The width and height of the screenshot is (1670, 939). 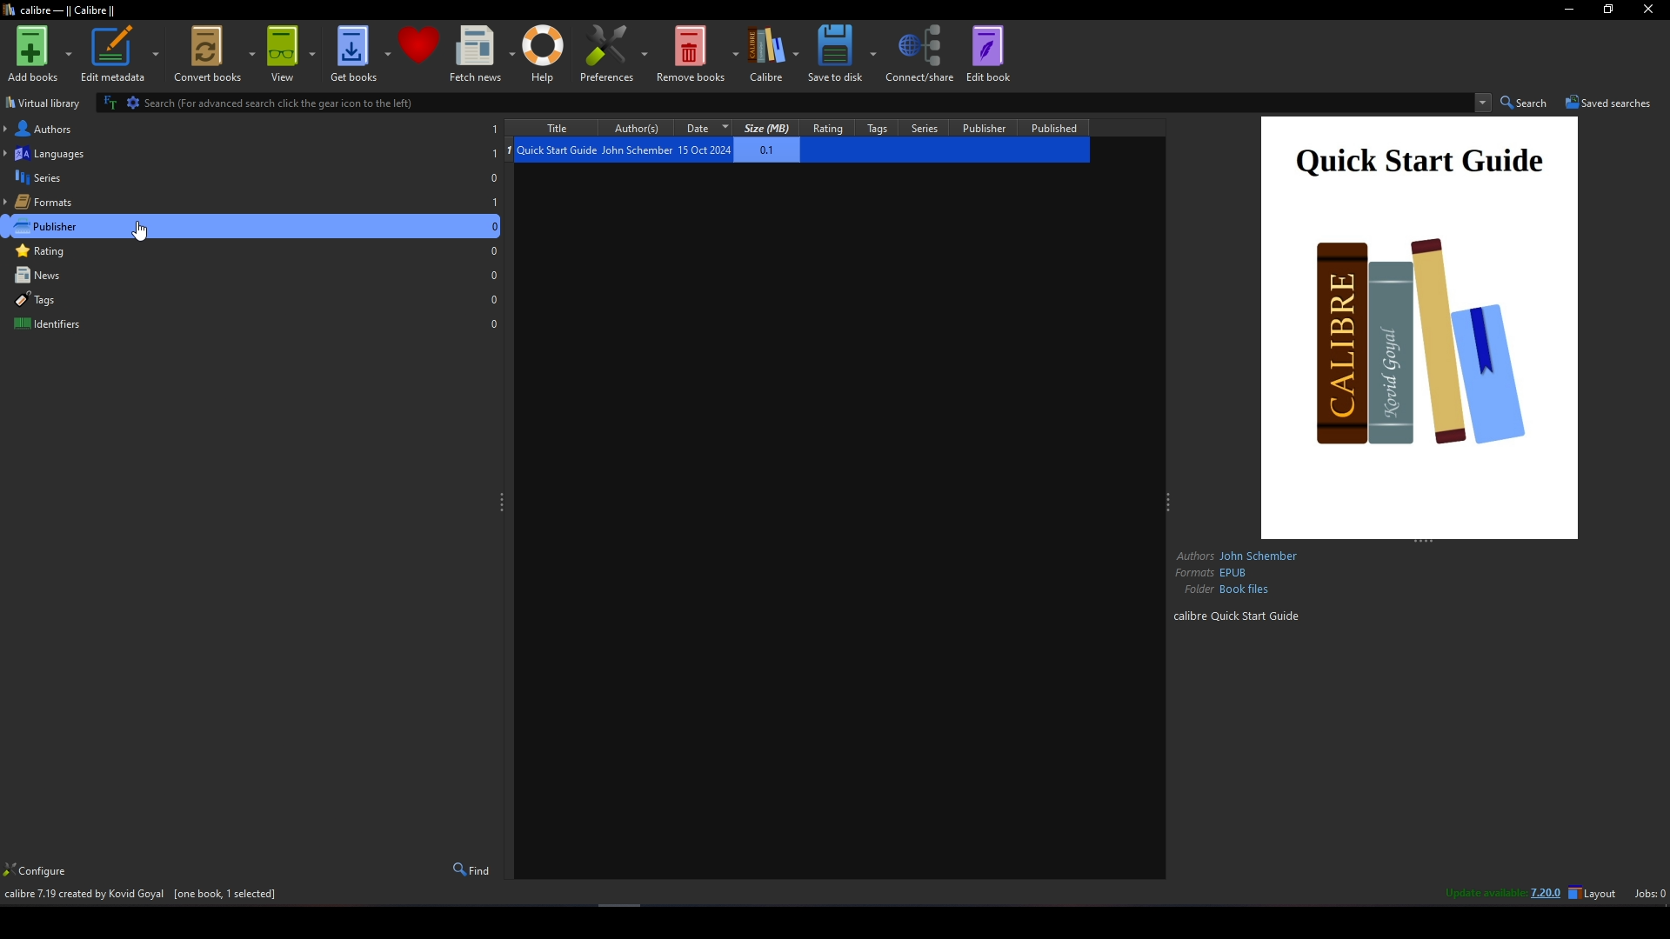 I want to click on Search full text, so click(x=108, y=103).